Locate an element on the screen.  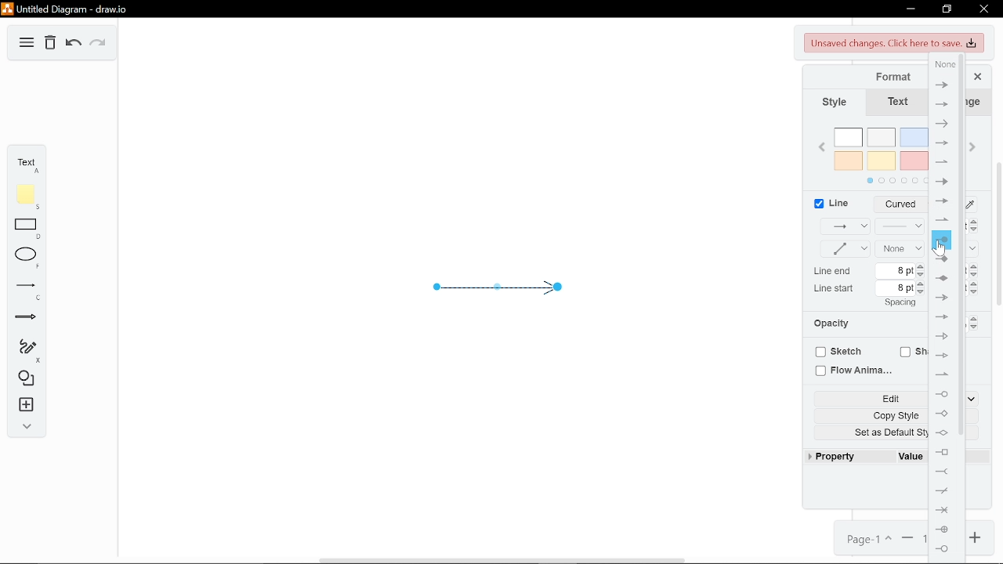
Next is located at coordinates (972, 148).